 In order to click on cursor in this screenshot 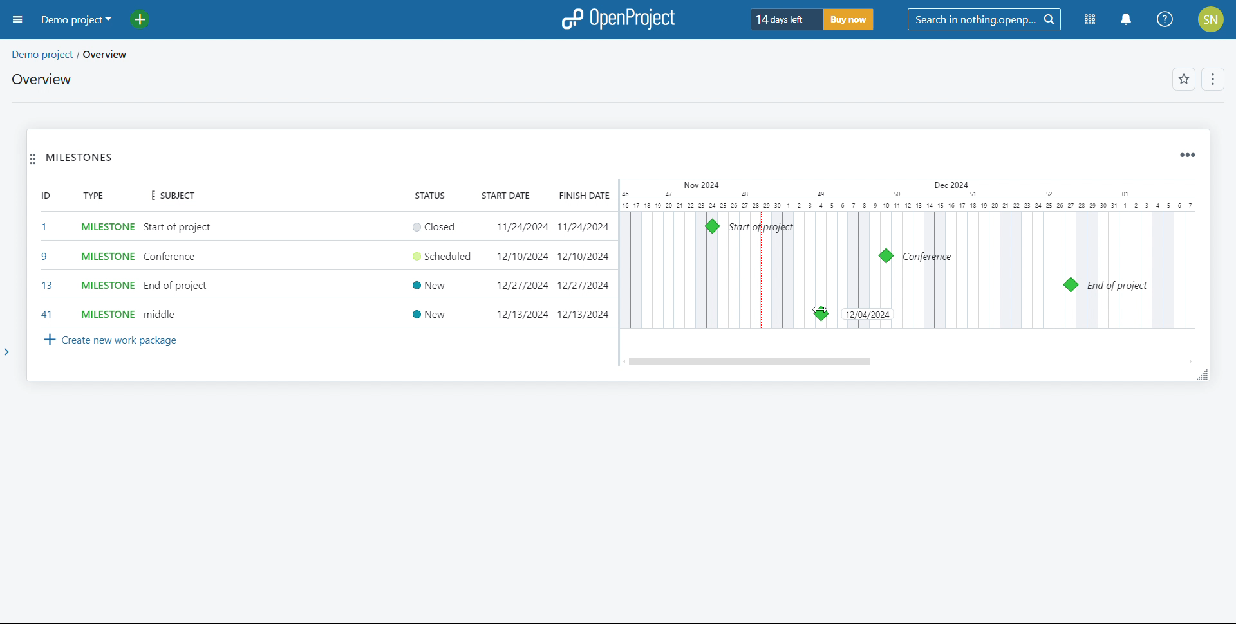, I will do `click(820, 311)`.